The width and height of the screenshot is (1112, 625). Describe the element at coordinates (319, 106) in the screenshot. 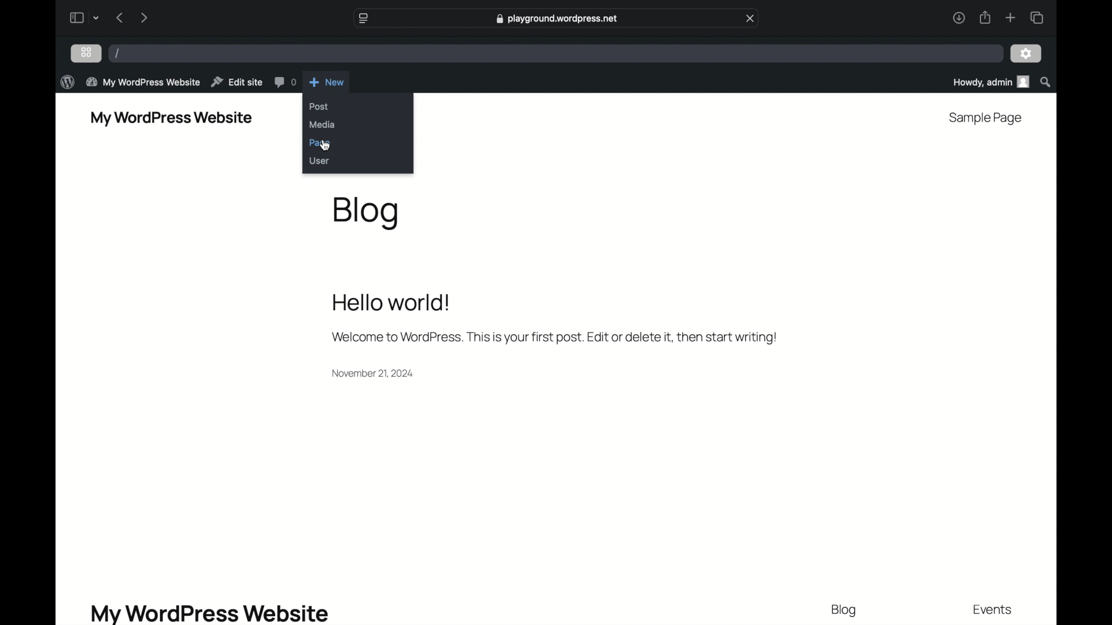

I see `post` at that location.